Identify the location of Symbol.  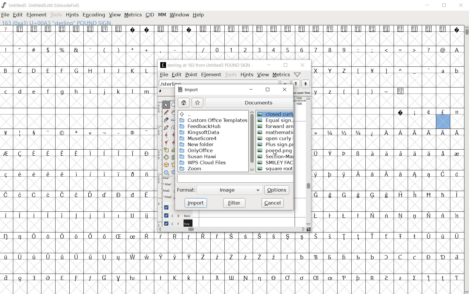
(400, 257).